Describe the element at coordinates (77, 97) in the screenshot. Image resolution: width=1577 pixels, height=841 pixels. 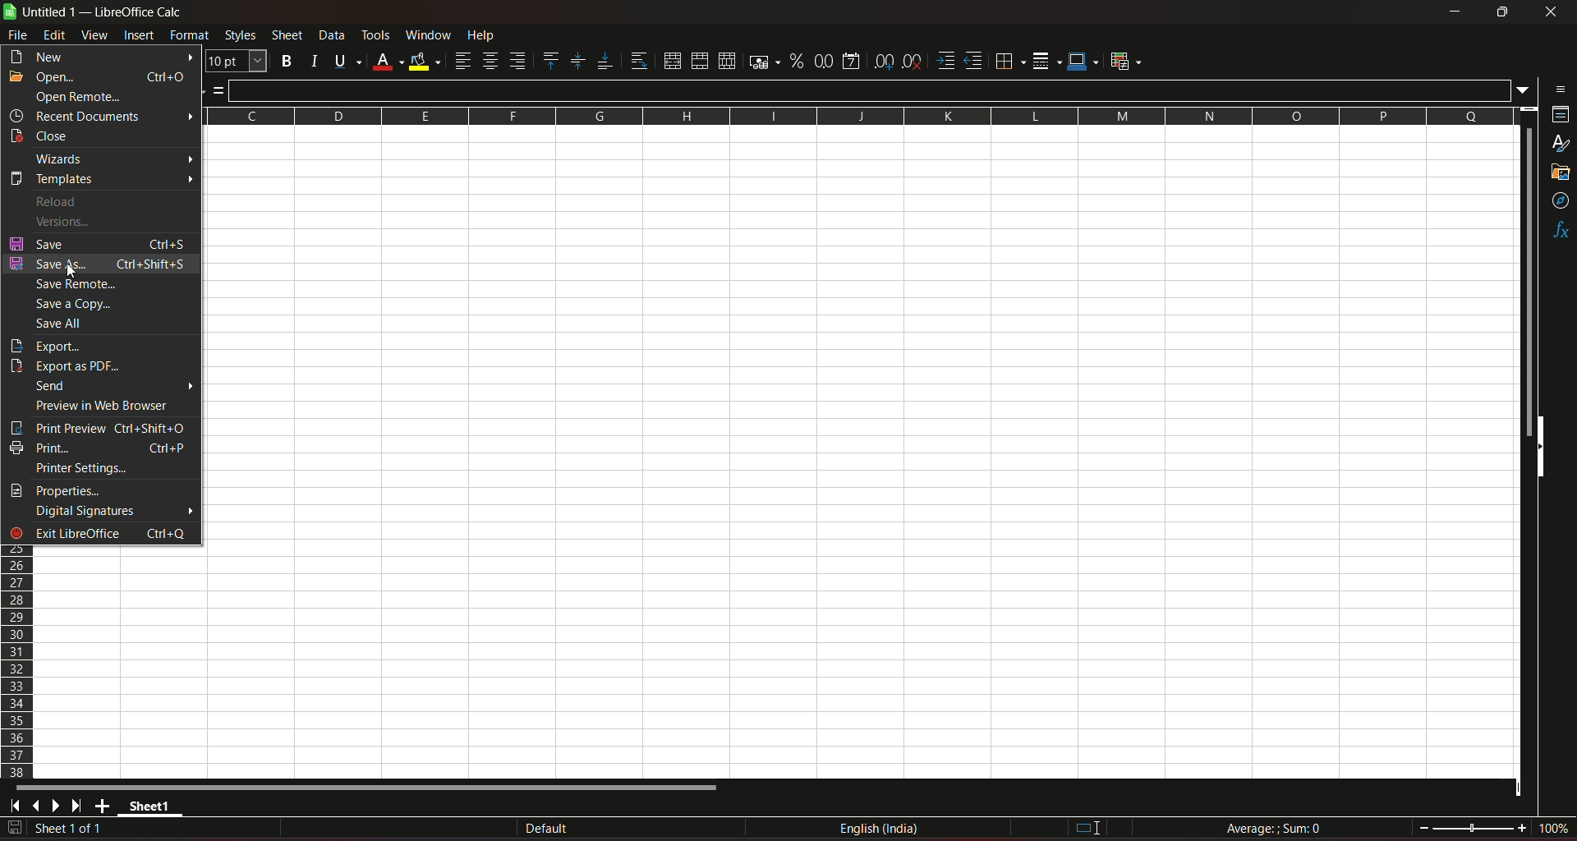
I see `open remote` at that location.